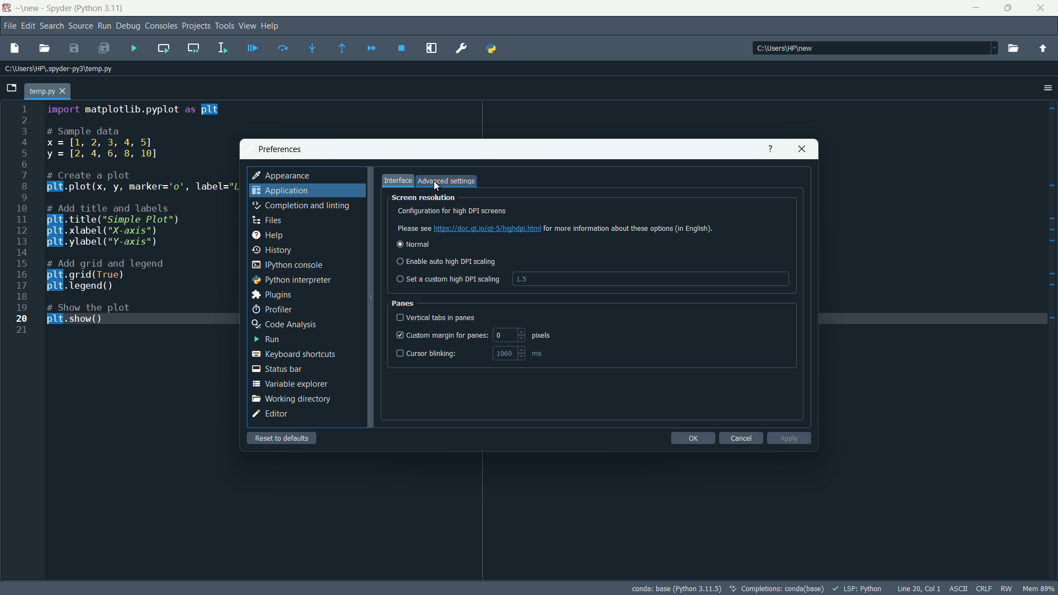 The height and width of the screenshot is (595, 1058). Describe the element at coordinates (397, 181) in the screenshot. I see `interface` at that location.